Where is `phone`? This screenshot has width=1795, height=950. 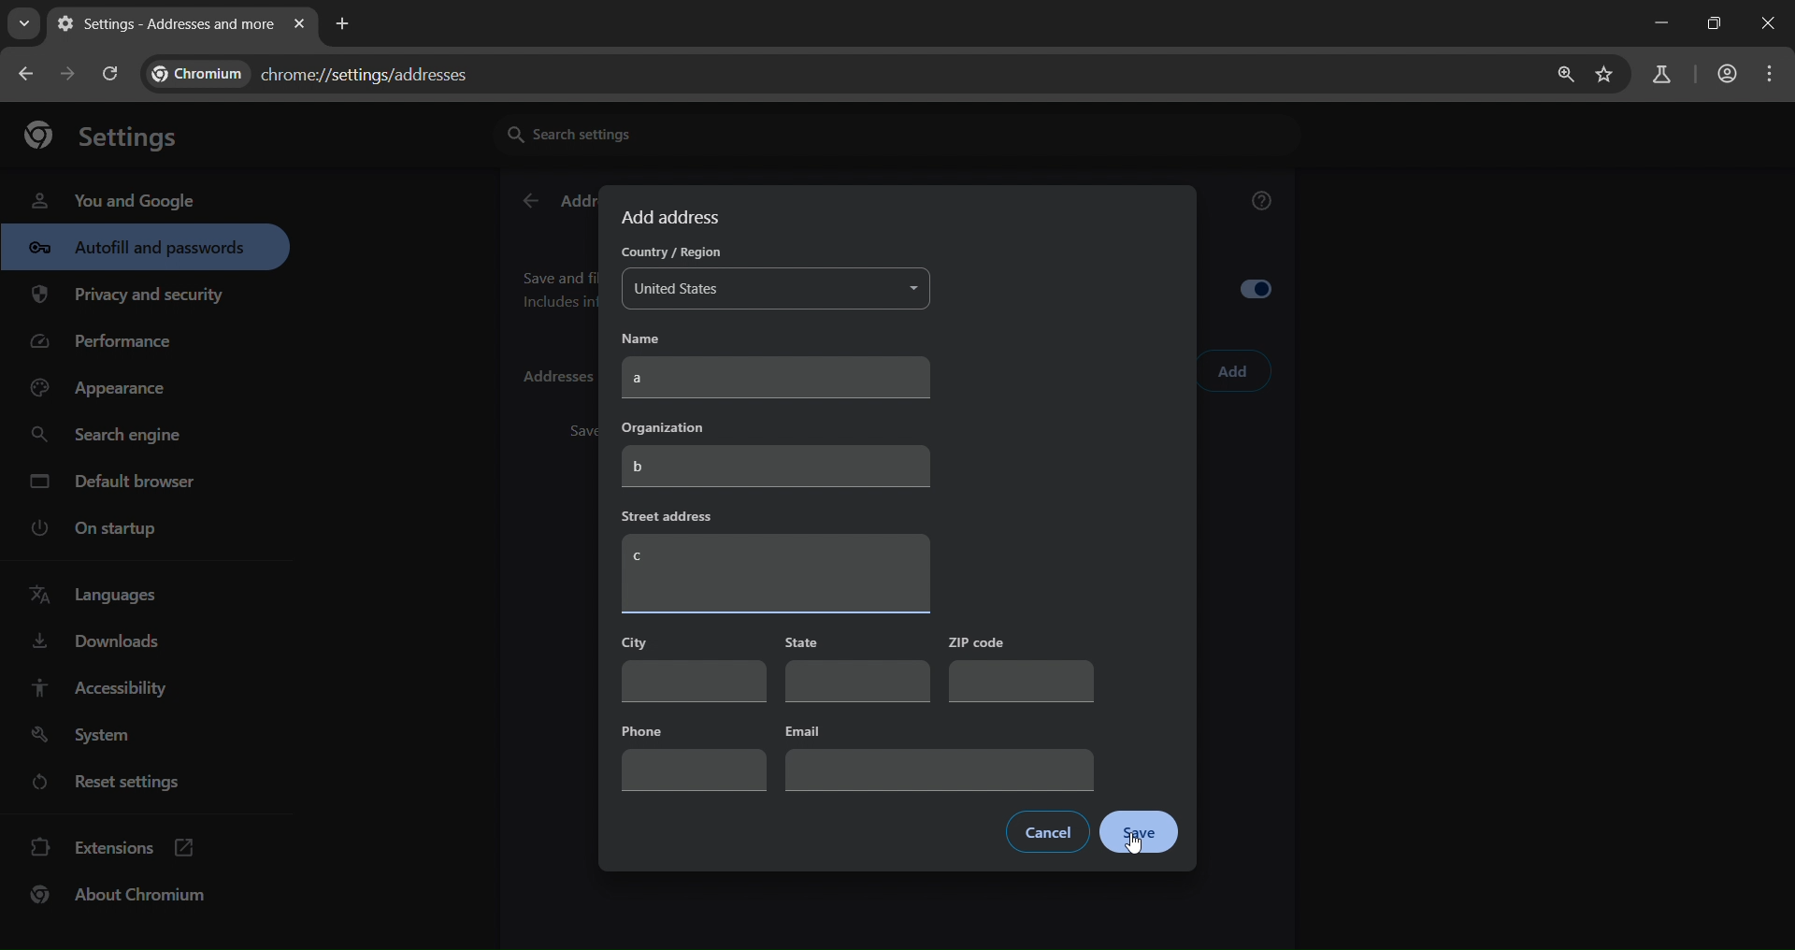 phone is located at coordinates (694, 755).